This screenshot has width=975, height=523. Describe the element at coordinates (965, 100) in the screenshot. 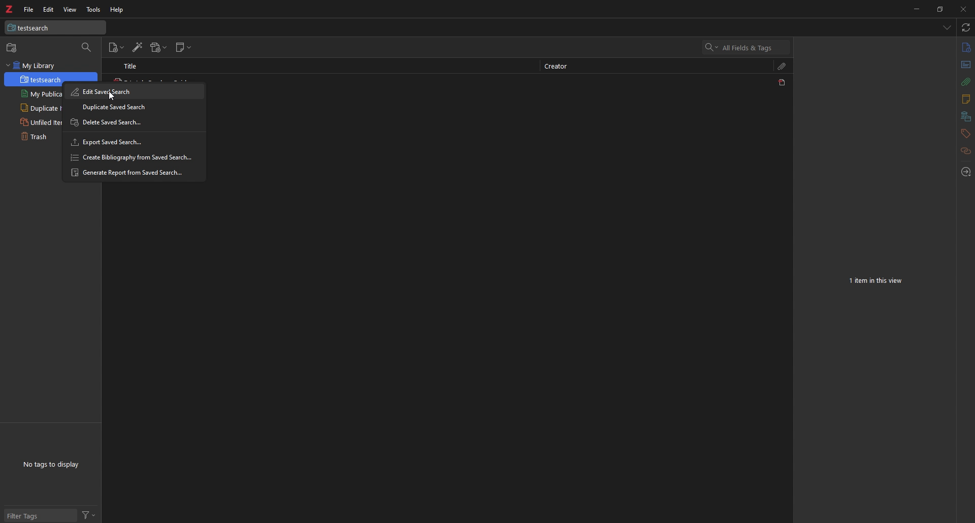

I see `note` at that location.